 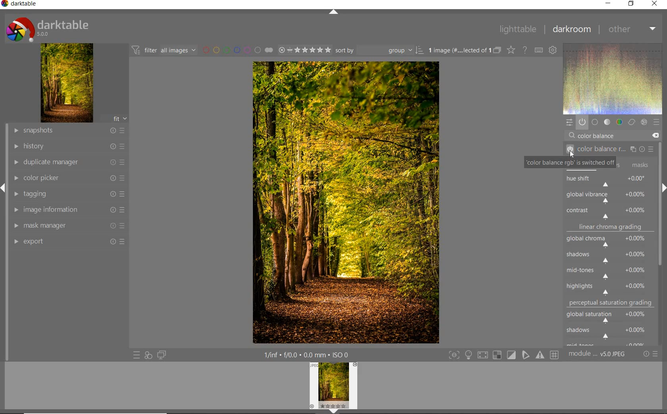 I want to click on other, so click(x=633, y=30).